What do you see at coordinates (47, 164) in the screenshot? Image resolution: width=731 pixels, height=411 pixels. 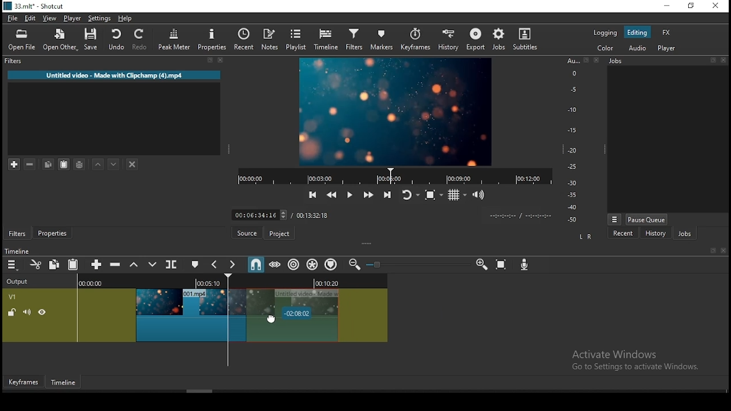 I see `copy selected filter` at bounding box center [47, 164].